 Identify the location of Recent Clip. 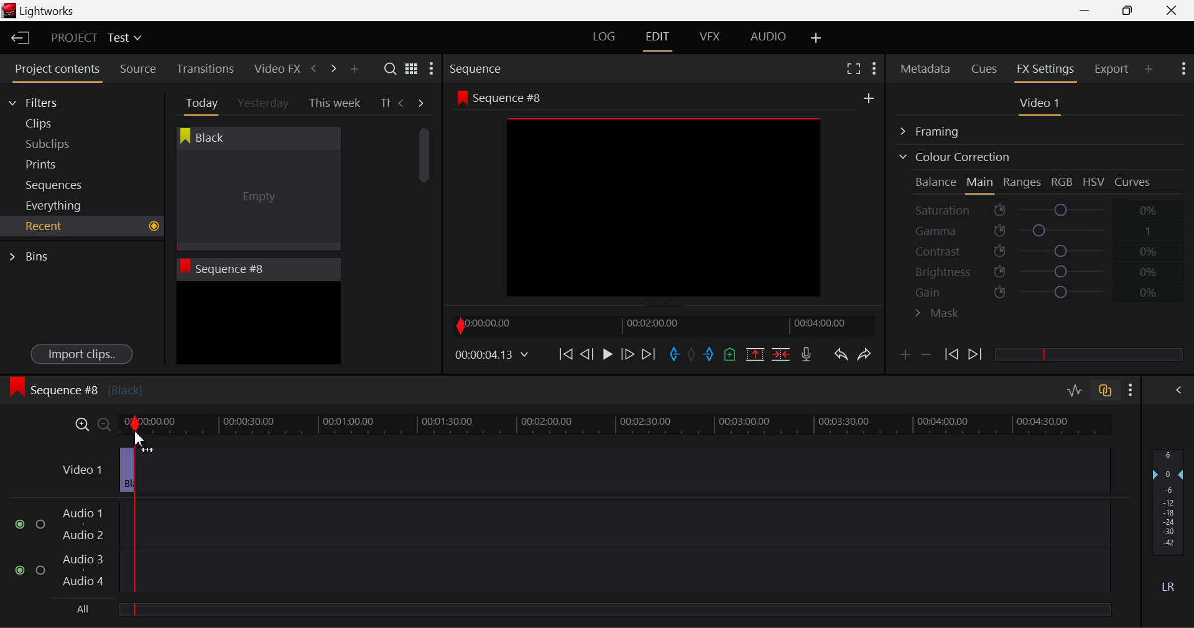
(258, 325).